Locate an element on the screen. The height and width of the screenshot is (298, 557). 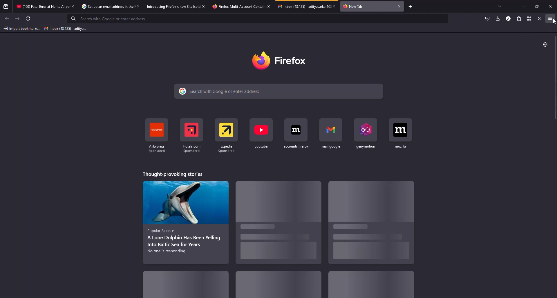
tab is located at coordinates (237, 6).